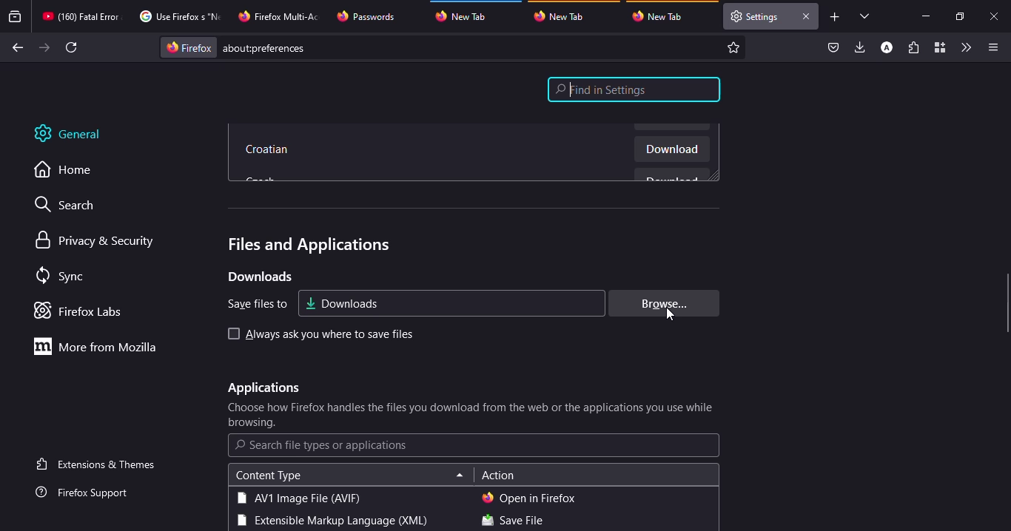  Describe the element at coordinates (63, 277) in the screenshot. I see `sync` at that location.